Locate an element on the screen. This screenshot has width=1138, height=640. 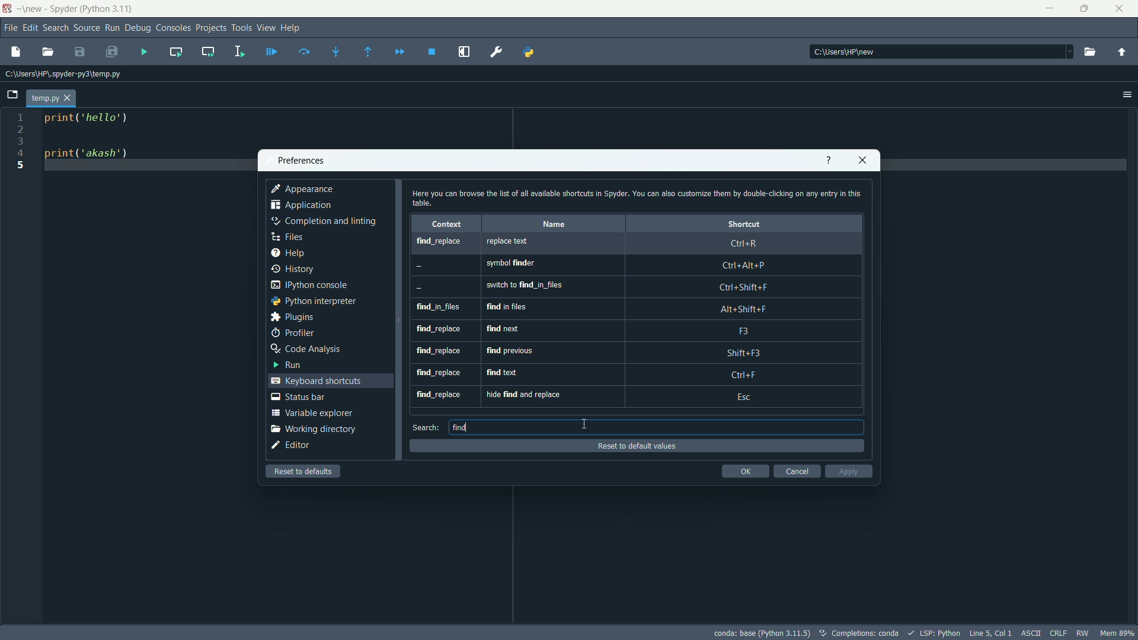
plugins is located at coordinates (293, 317).